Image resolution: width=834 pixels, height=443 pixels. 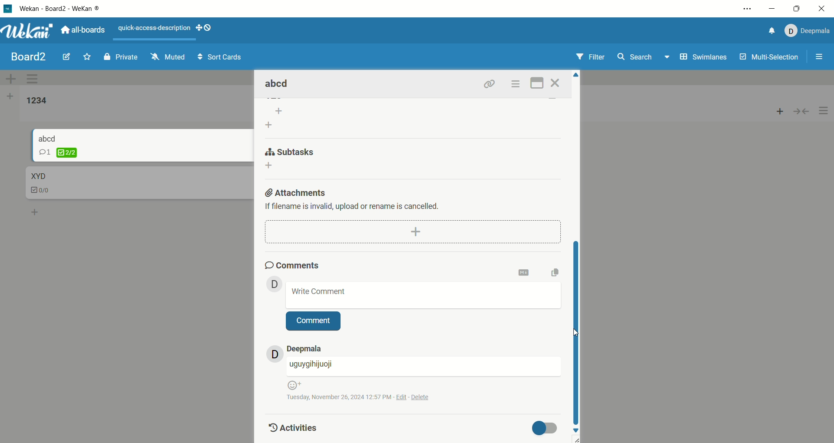 I want to click on account, so click(x=304, y=349).